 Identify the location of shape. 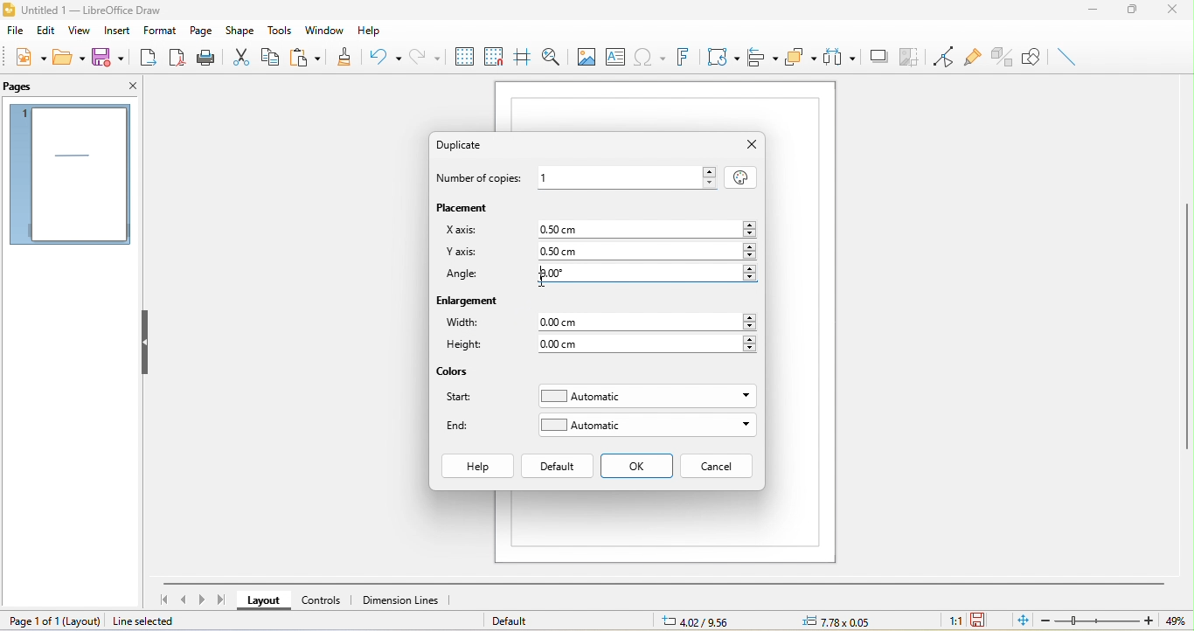
(243, 30).